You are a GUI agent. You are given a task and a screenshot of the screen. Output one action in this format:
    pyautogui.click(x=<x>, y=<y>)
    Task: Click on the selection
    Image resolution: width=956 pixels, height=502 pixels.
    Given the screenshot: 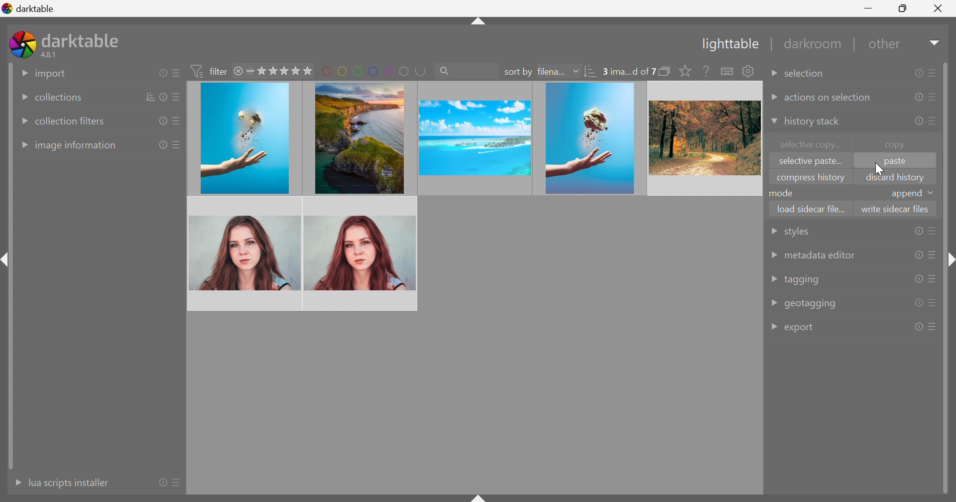 What is the action you would take?
    pyautogui.click(x=807, y=74)
    